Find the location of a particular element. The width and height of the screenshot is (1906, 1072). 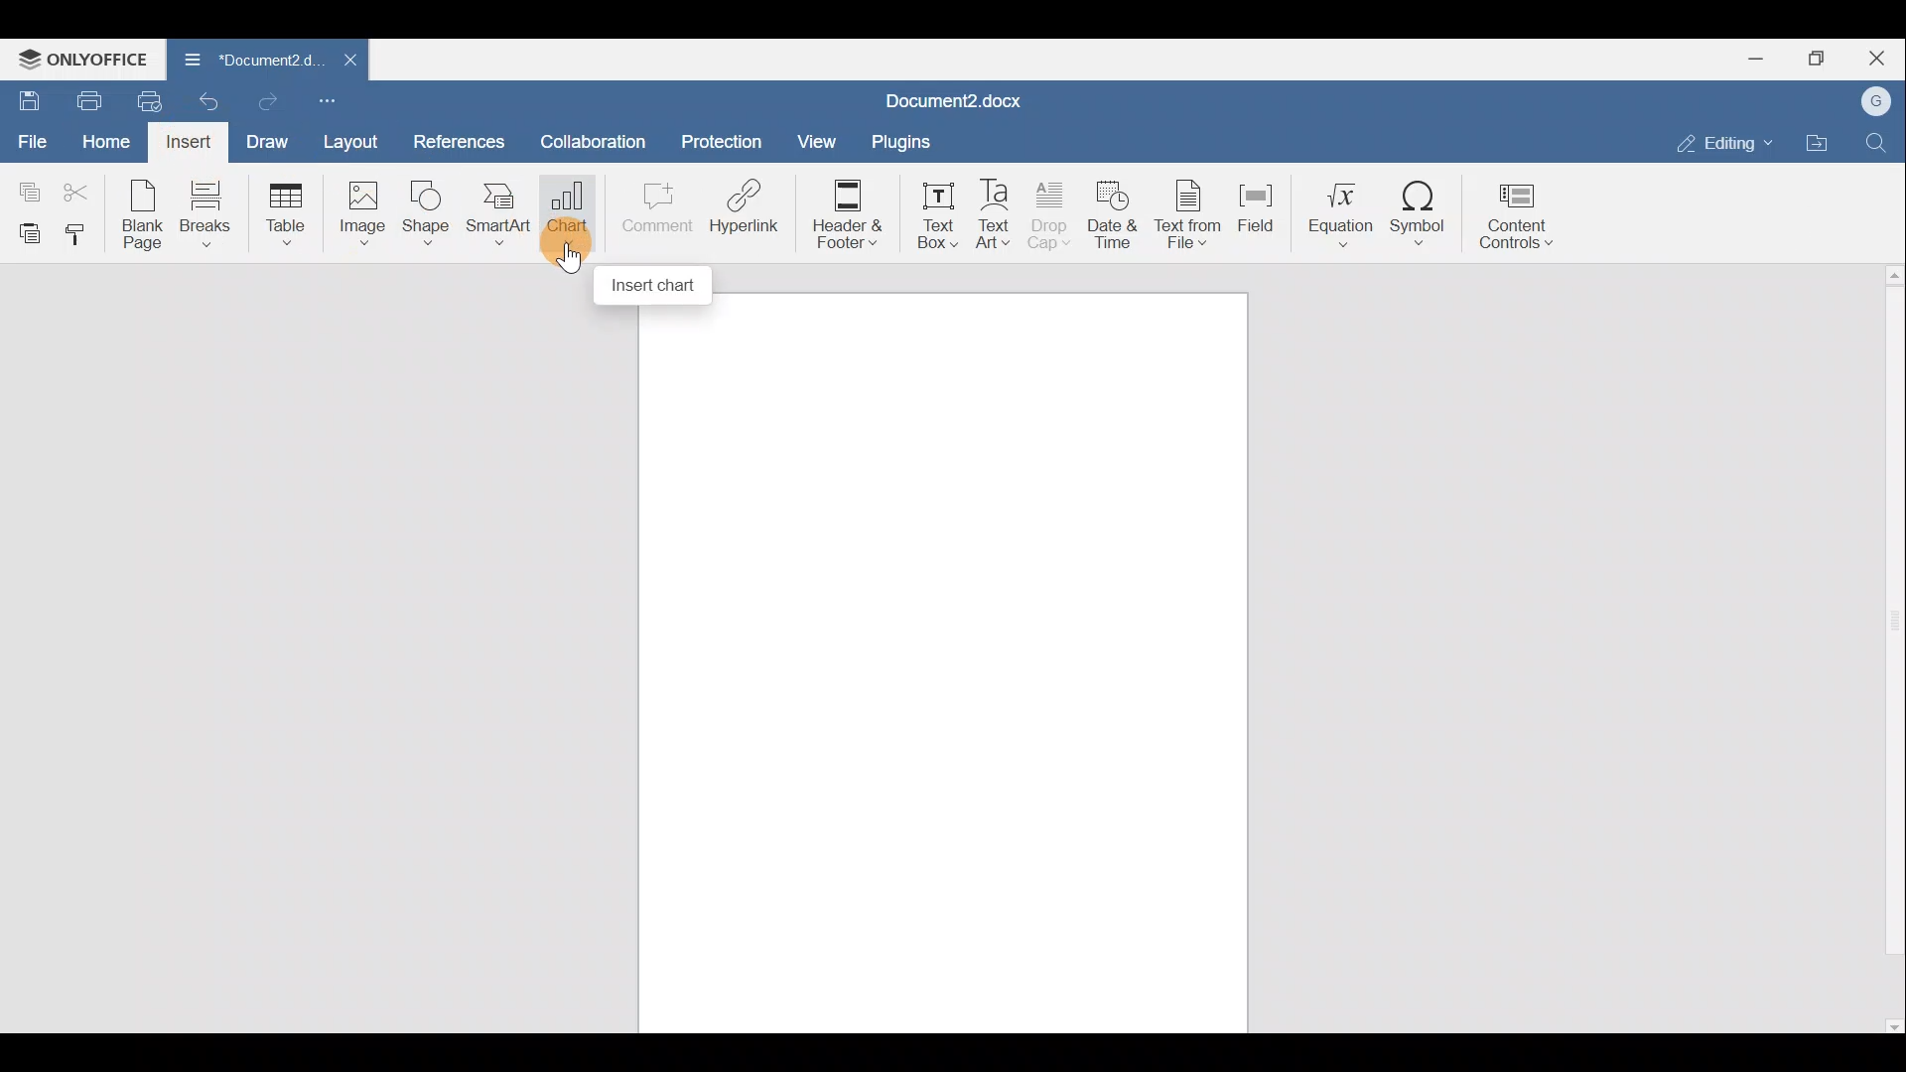

Editing mode is located at coordinates (1722, 139).